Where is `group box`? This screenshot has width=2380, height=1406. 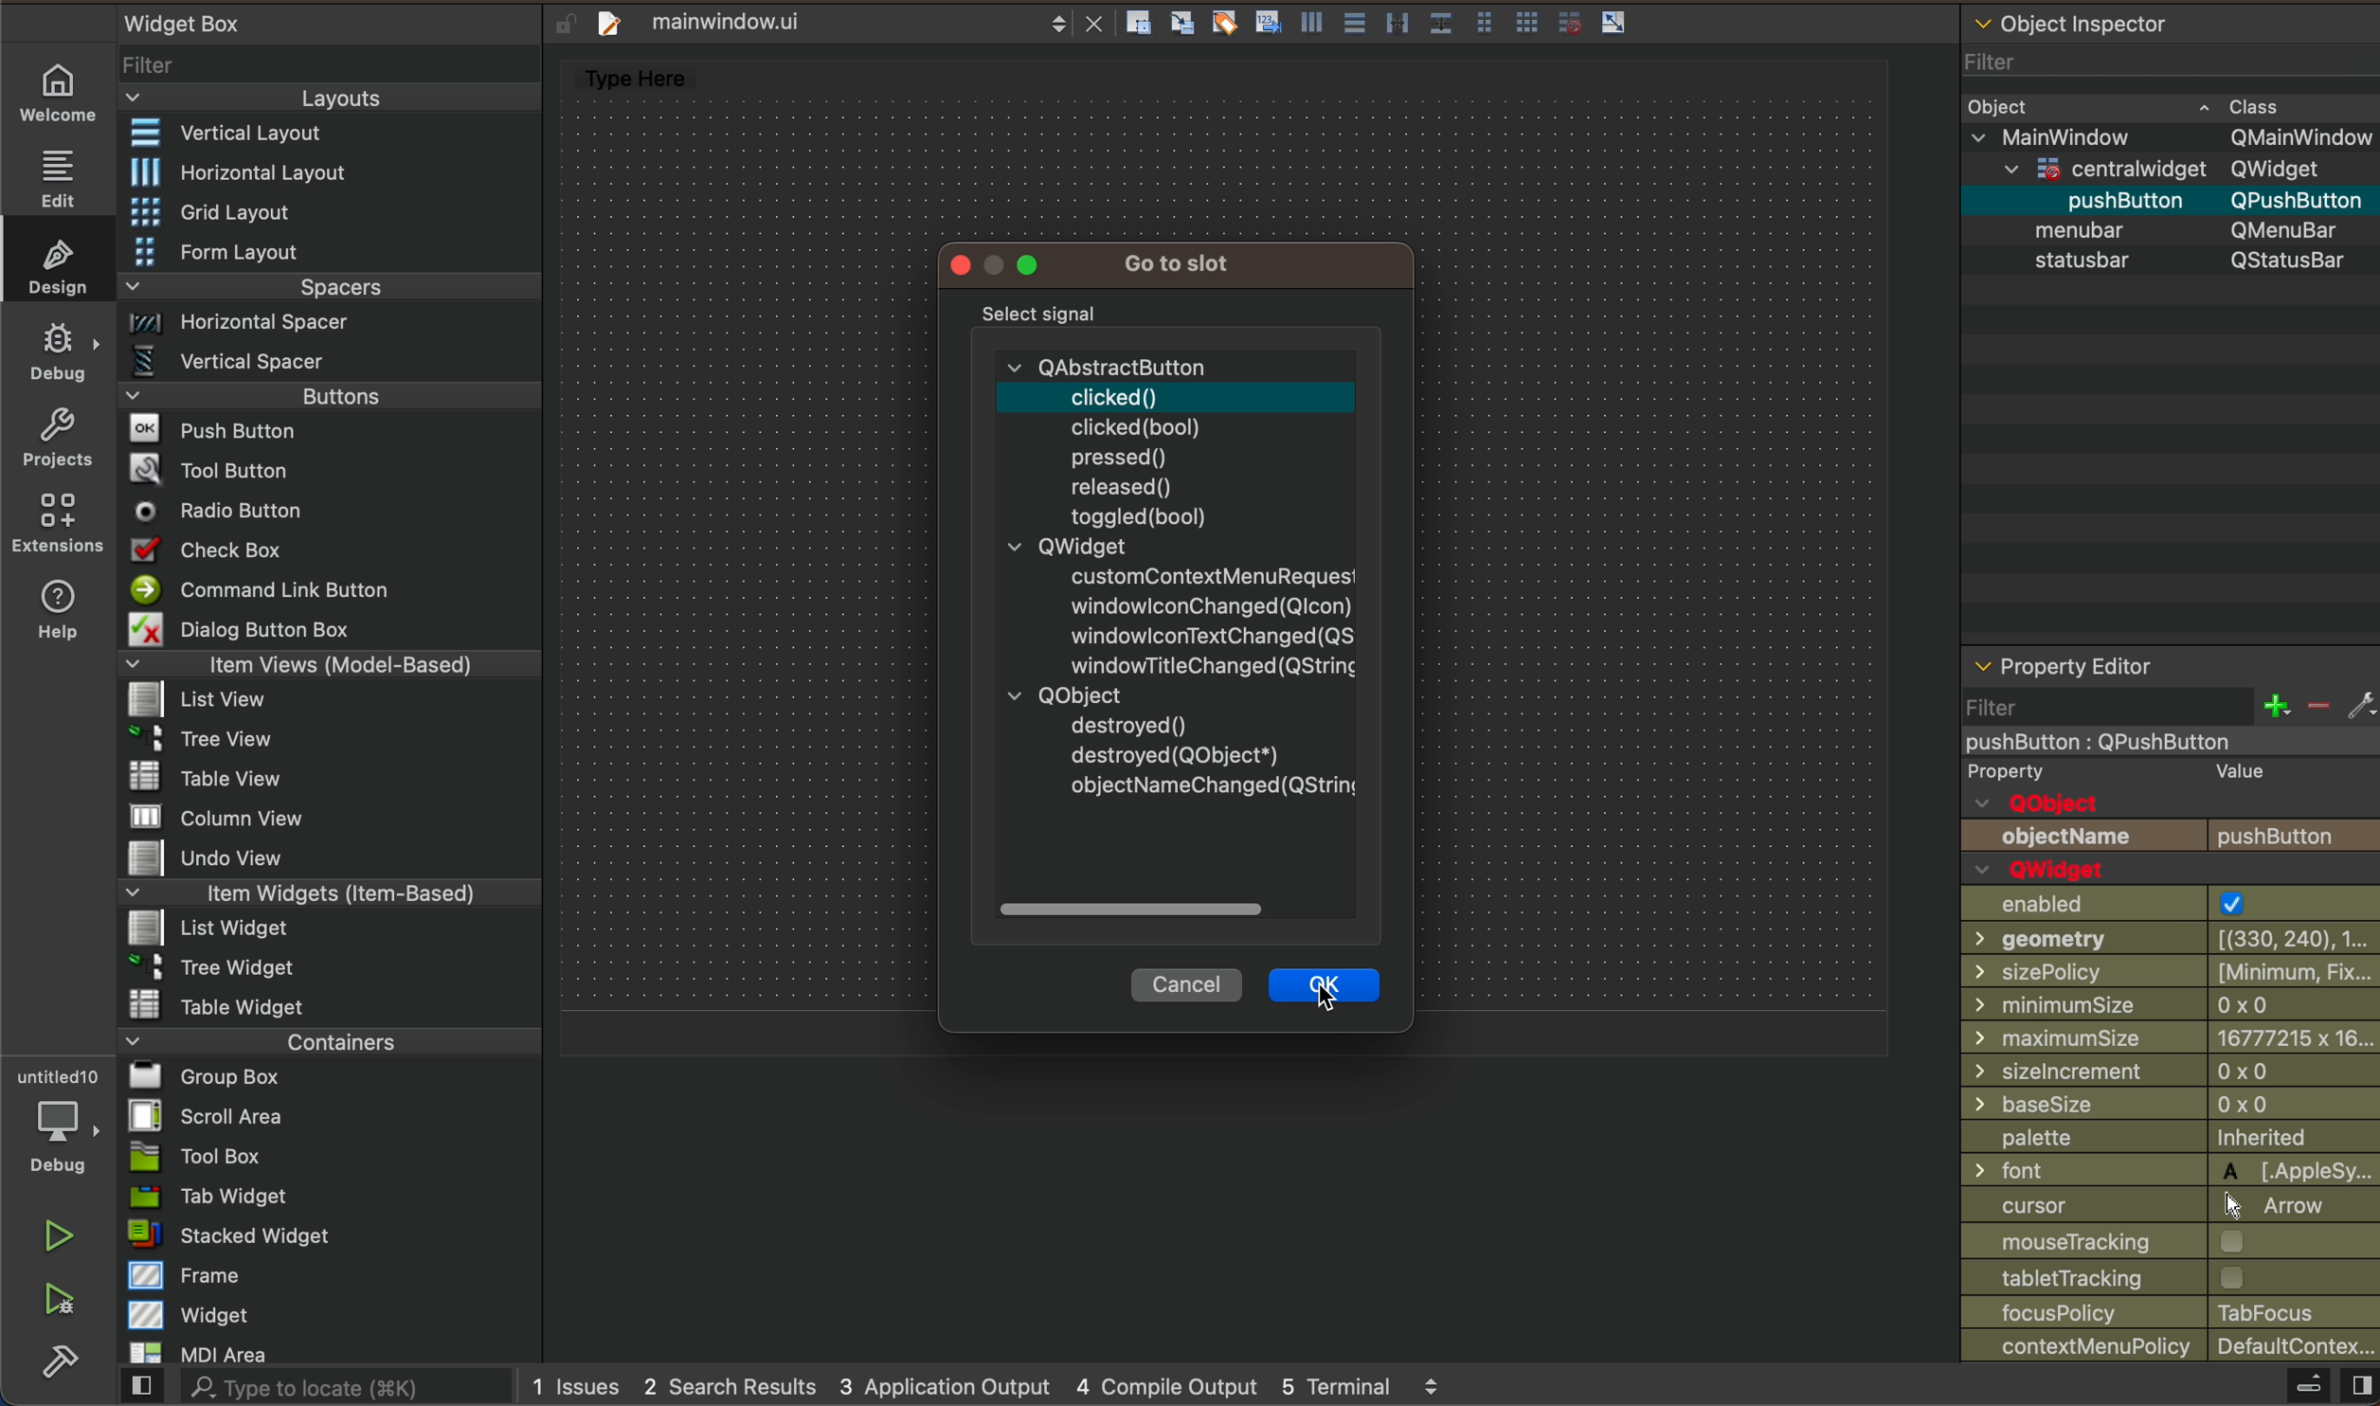
group box is located at coordinates (325, 1081).